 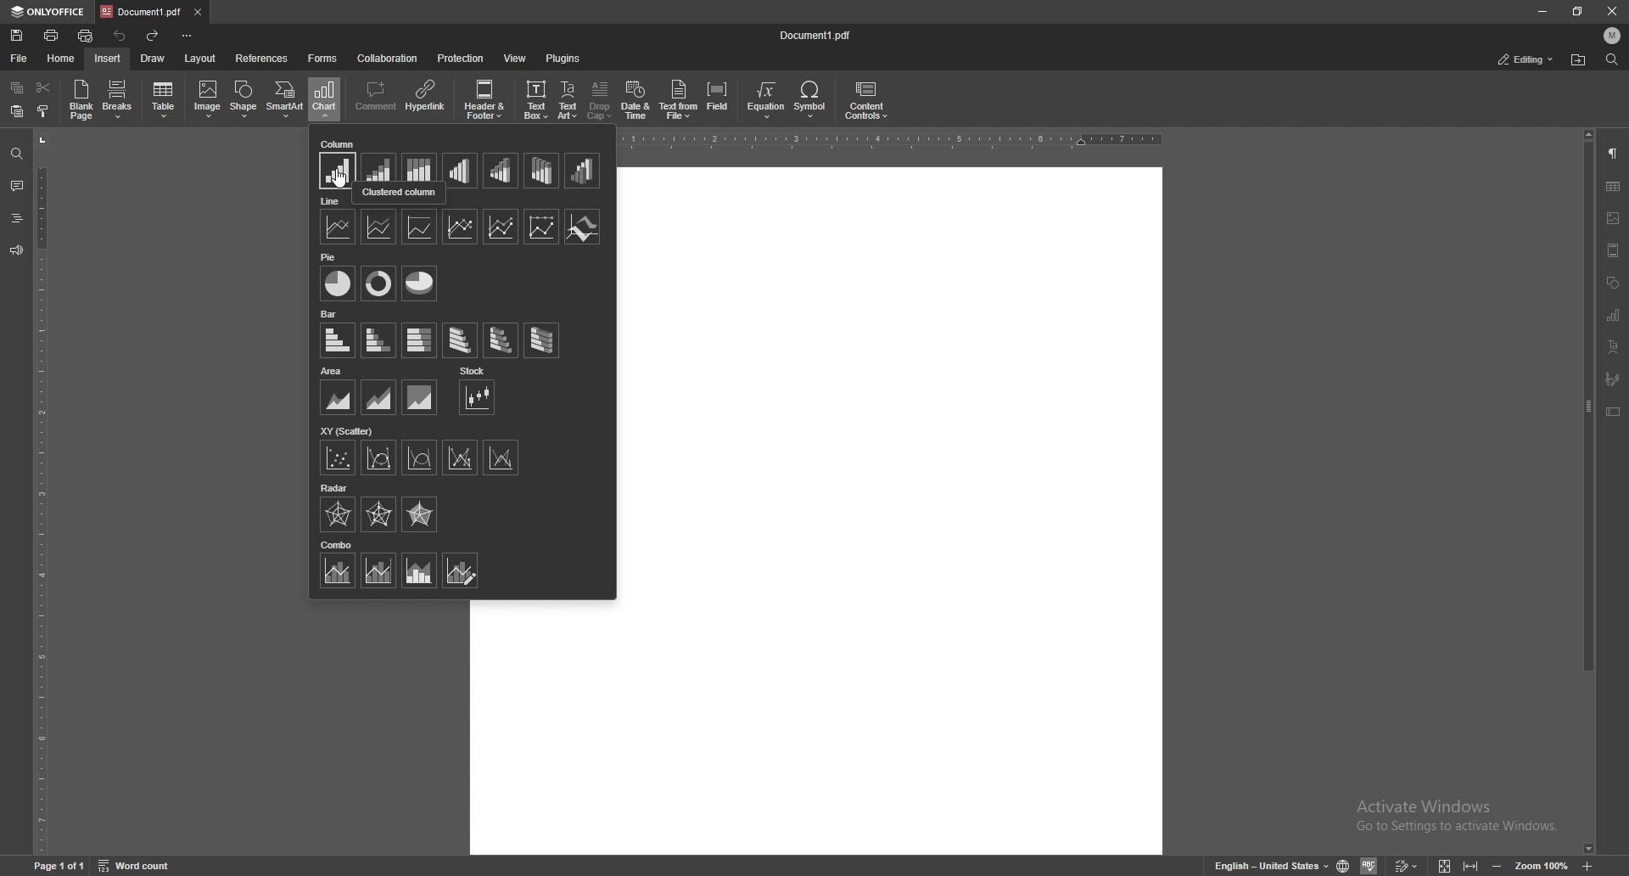 What do you see at coordinates (1580, 10) in the screenshot?
I see `resize` at bounding box center [1580, 10].